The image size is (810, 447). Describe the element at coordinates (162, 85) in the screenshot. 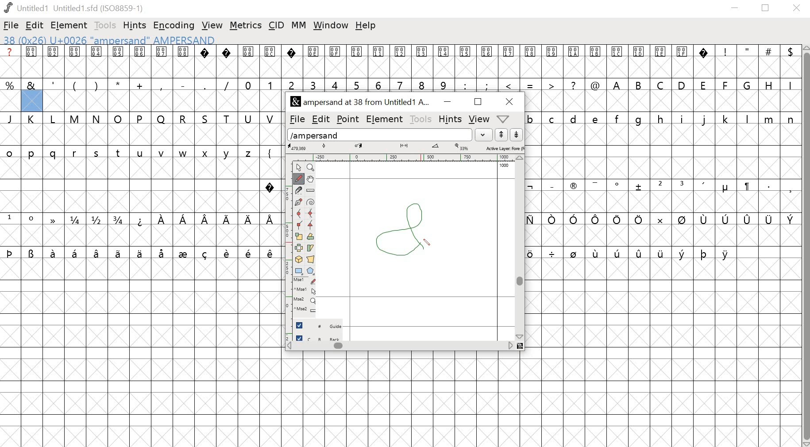

I see `,` at that location.